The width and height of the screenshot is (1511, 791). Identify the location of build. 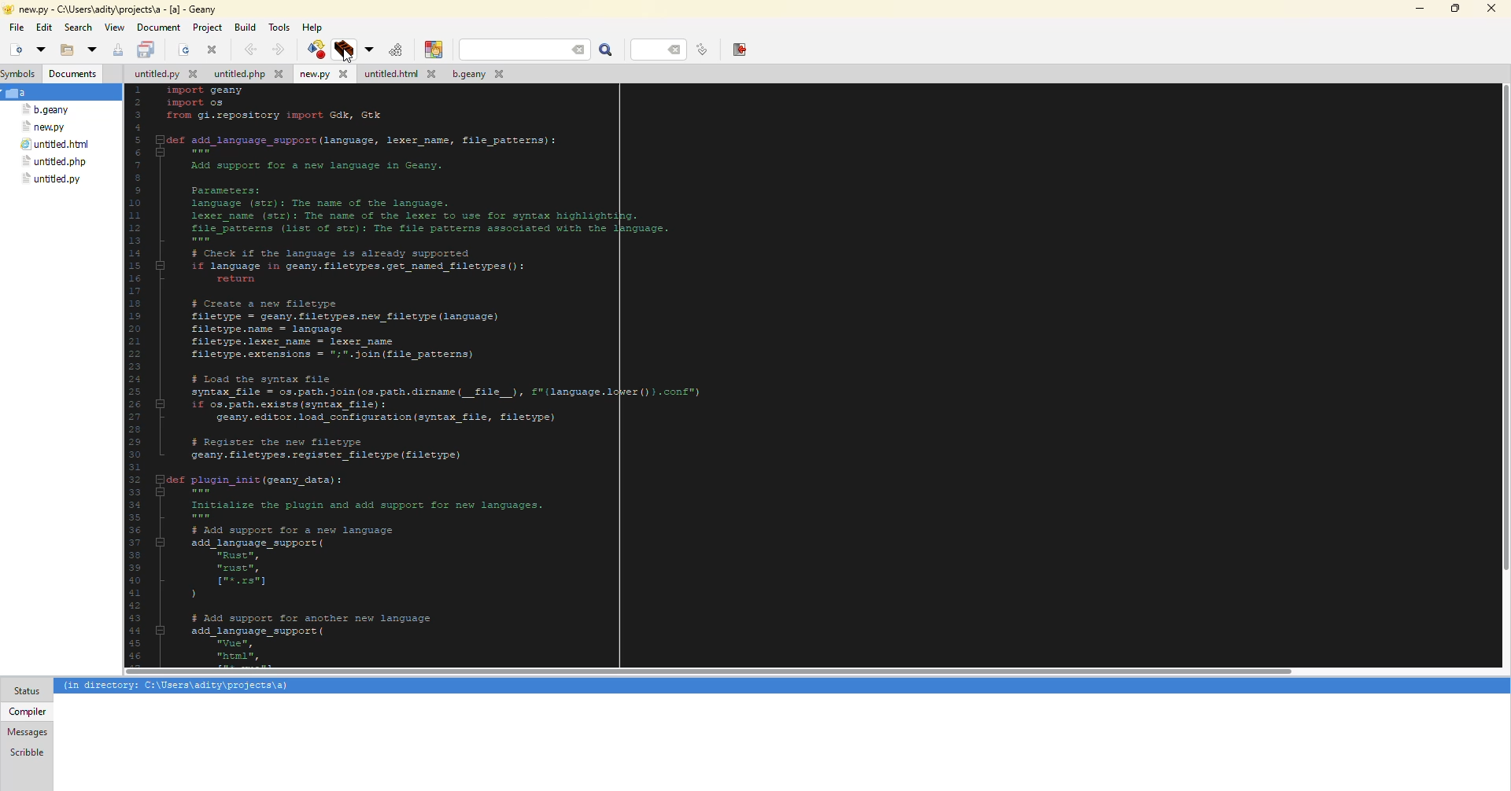
(344, 49).